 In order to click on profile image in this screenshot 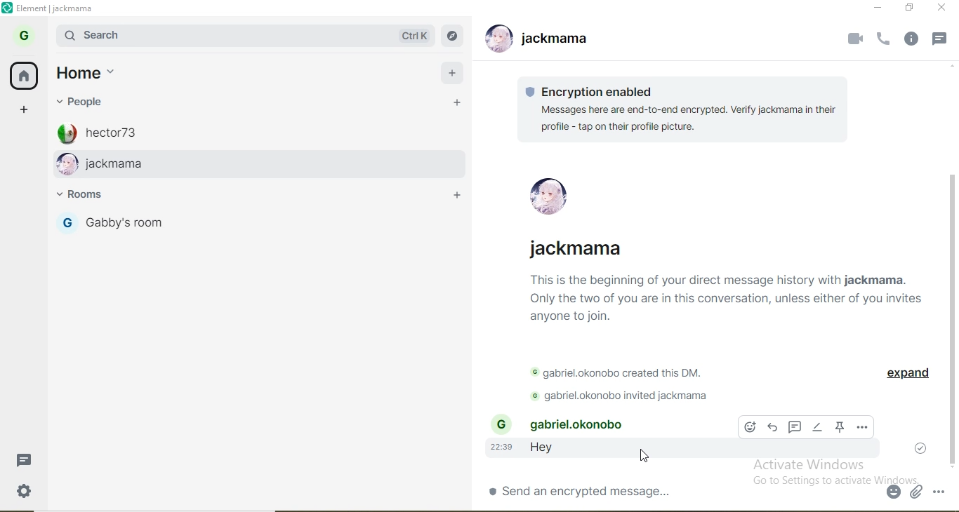, I will do `click(66, 165)`.